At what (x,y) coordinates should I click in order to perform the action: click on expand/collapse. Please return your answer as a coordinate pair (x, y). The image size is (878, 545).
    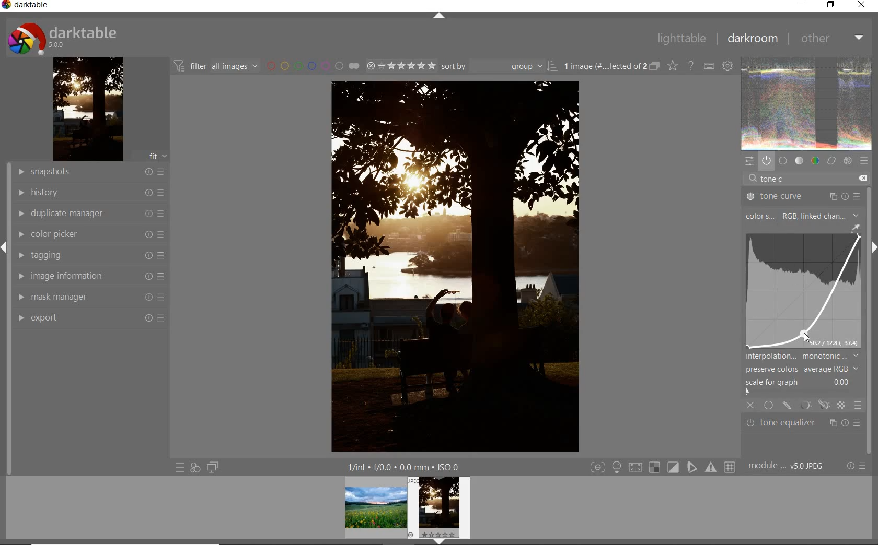
    Looking at the image, I should click on (440, 18).